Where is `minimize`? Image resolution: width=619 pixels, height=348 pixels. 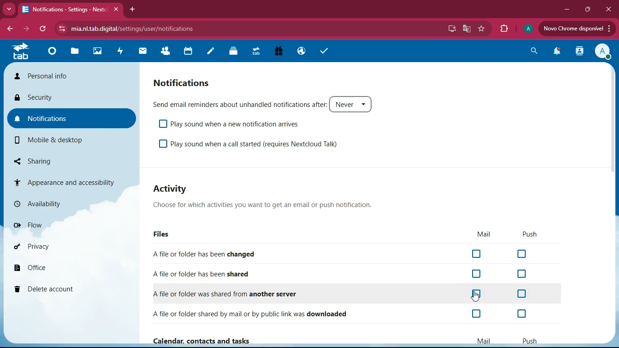
minimize is located at coordinates (565, 11).